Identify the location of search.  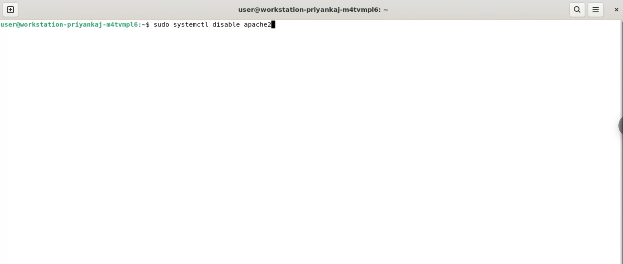
(578, 10).